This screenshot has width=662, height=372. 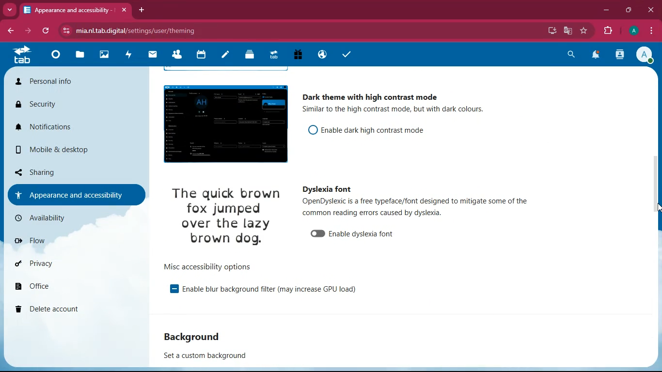 What do you see at coordinates (69, 243) in the screenshot?
I see `flow` at bounding box center [69, 243].